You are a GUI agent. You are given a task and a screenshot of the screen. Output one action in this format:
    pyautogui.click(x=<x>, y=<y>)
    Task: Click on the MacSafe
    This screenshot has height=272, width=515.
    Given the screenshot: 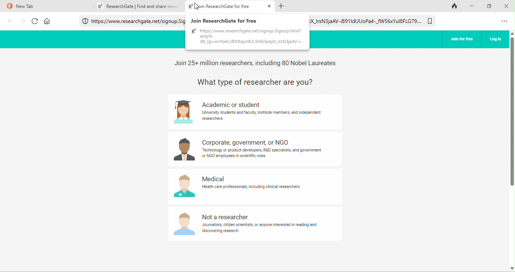 What is the action you would take?
    pyautogui.click(x=85, y=21)
    